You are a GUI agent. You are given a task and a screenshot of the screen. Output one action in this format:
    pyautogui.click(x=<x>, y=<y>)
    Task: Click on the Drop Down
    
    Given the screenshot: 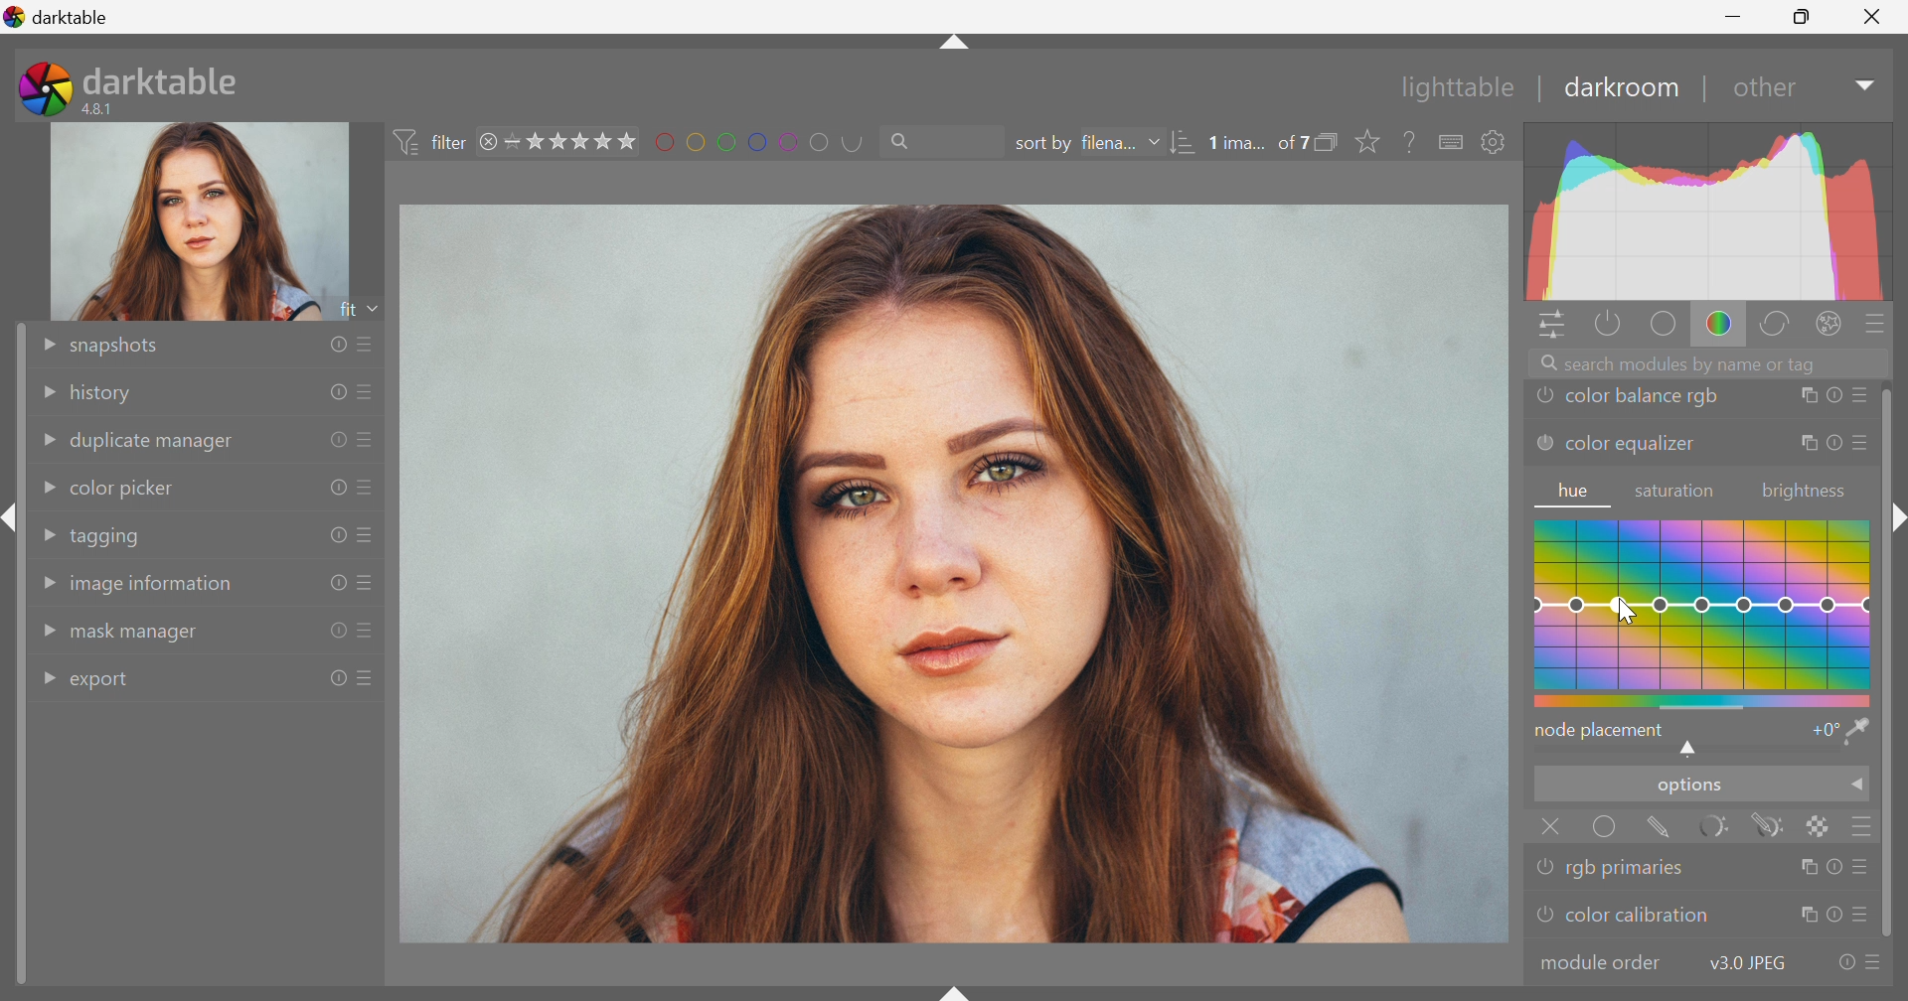 What is the action you would take?
    pyautogui.click(x=47, y=632)
    